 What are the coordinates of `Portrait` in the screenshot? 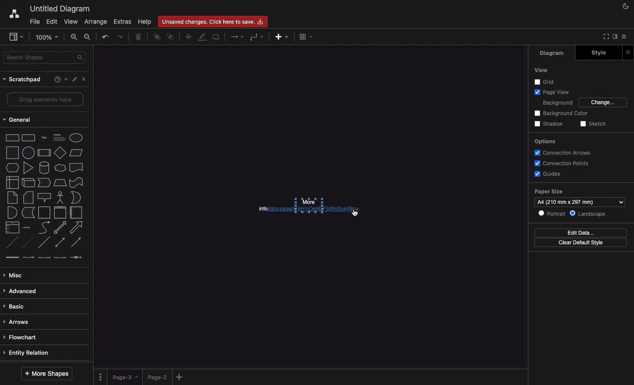 It's located at (552, 214).